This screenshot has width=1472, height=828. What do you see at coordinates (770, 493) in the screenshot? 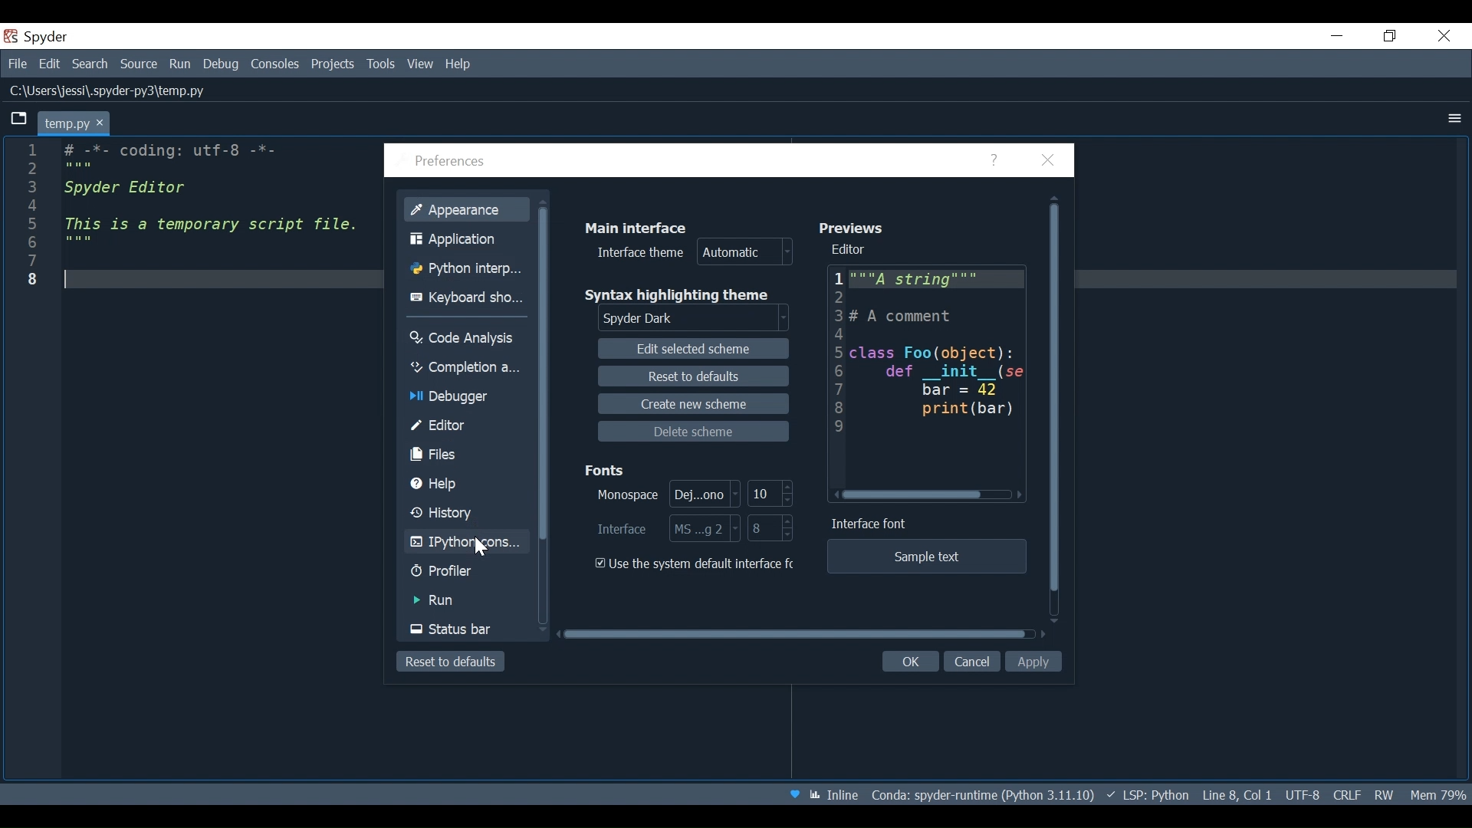
I see `Select Monospace Font Size` at bounding box center [770, 493].